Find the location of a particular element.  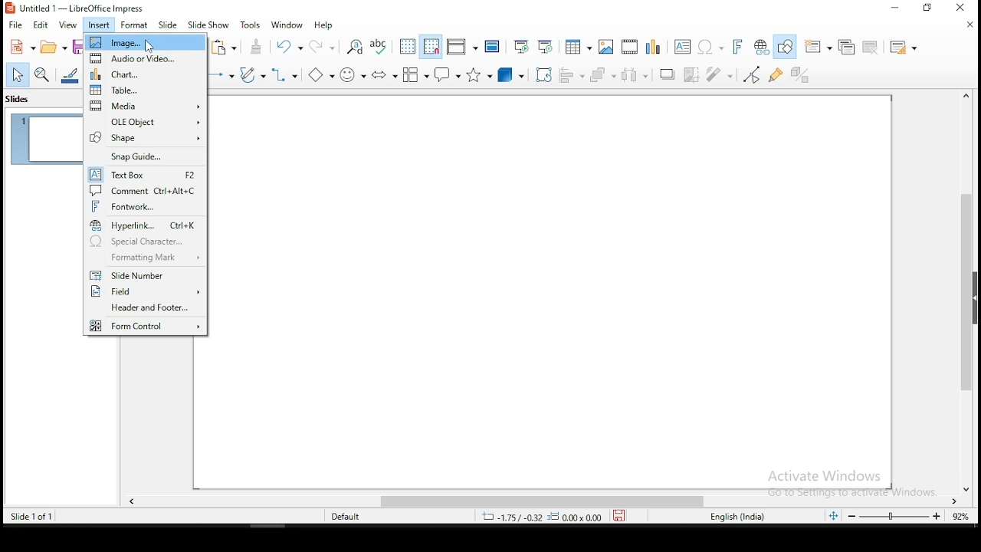

scroll right is located at coordinates (956, 502).